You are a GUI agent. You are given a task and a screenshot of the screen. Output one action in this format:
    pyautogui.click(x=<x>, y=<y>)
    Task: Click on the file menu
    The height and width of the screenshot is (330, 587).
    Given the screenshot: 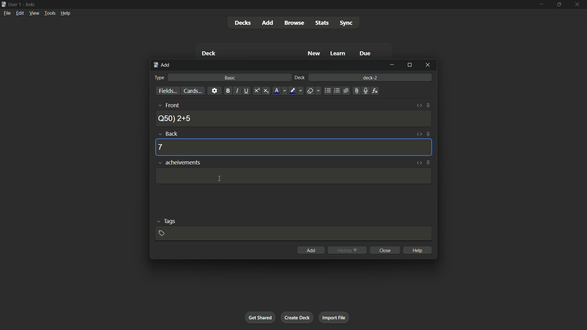 What is the action you would take?
    pyautogui.click(x=7, y=13)
    